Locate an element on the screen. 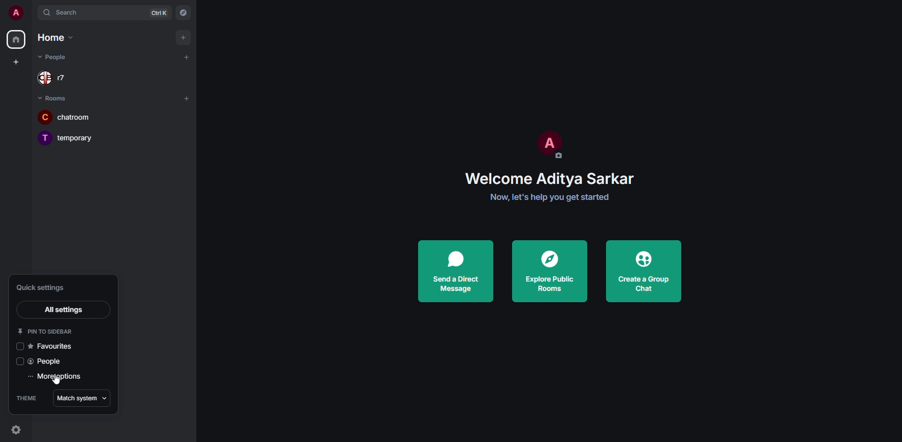 This screenshot has width=902, height=442. welcome is located at coordinates (549, 178).